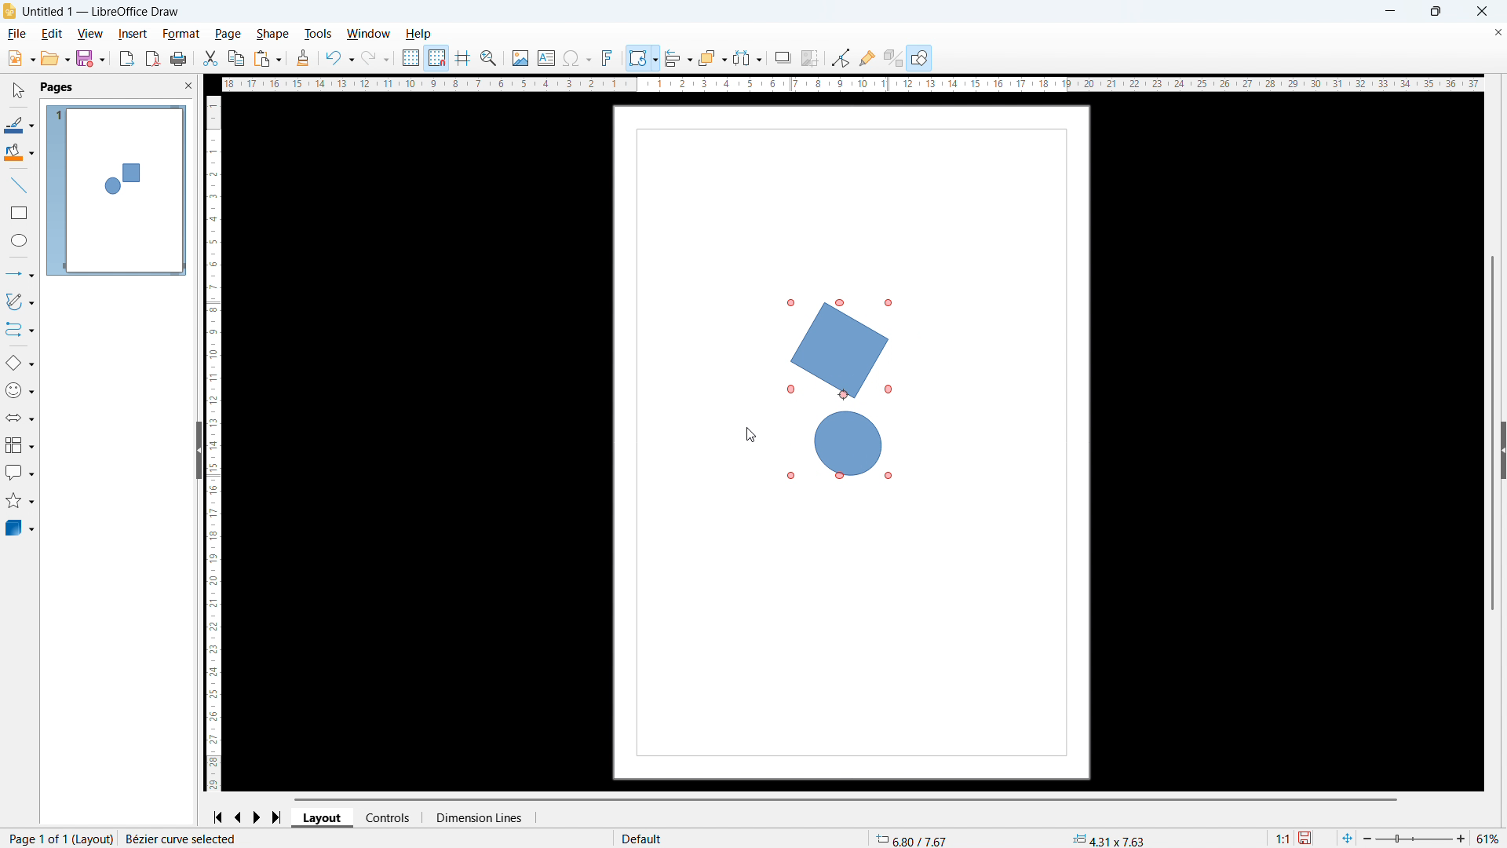 This screenshot has height=848, width=1507. I want to click on Fit to page , so click(1346, 839).